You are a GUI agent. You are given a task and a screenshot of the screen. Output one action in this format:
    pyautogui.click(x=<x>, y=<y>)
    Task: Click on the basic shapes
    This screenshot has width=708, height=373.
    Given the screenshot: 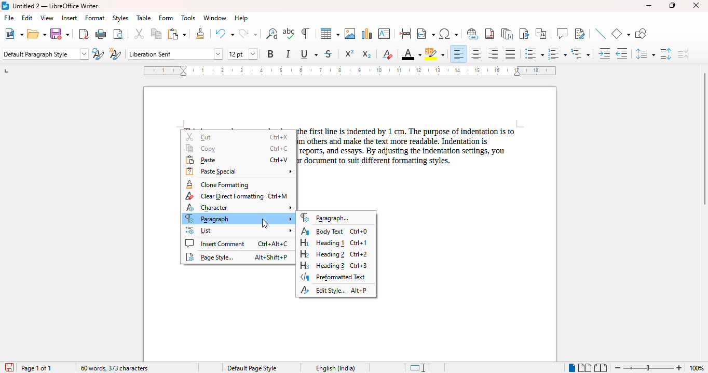 What is the action you would take?
    pyautogui.click(x=621, y=34)
    